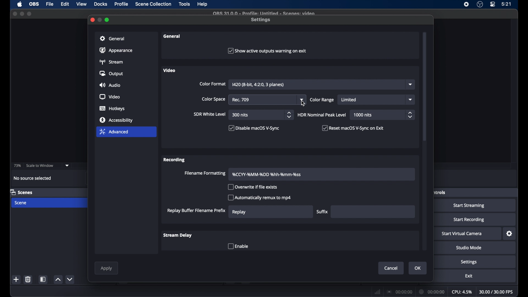 The width and height of the screenshot is (528, 297). What do you see at coordinates (170, 70) in the screenshot?
I see `video` at bounding box center [170, 70].